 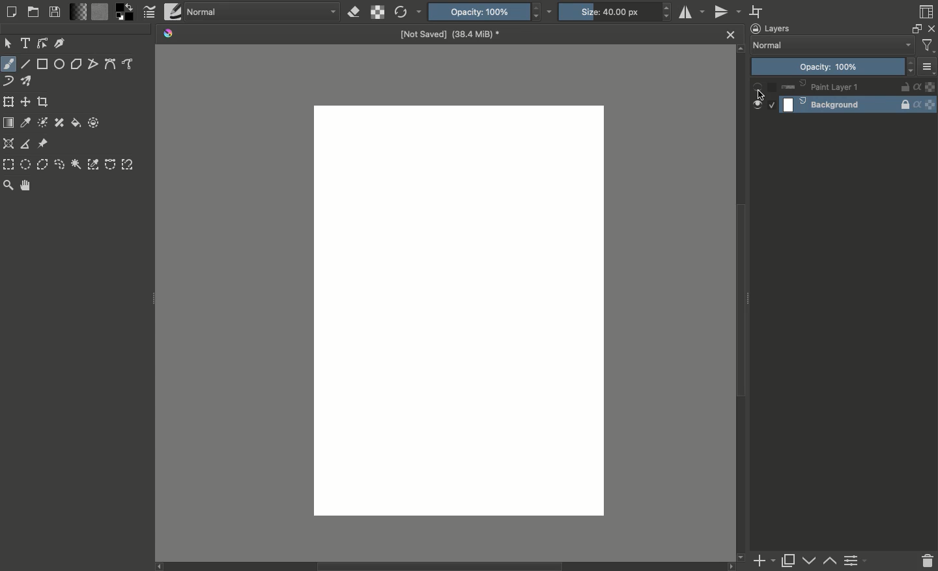 I want to click on Vertical mirror tool, so click(x=726, y=12).